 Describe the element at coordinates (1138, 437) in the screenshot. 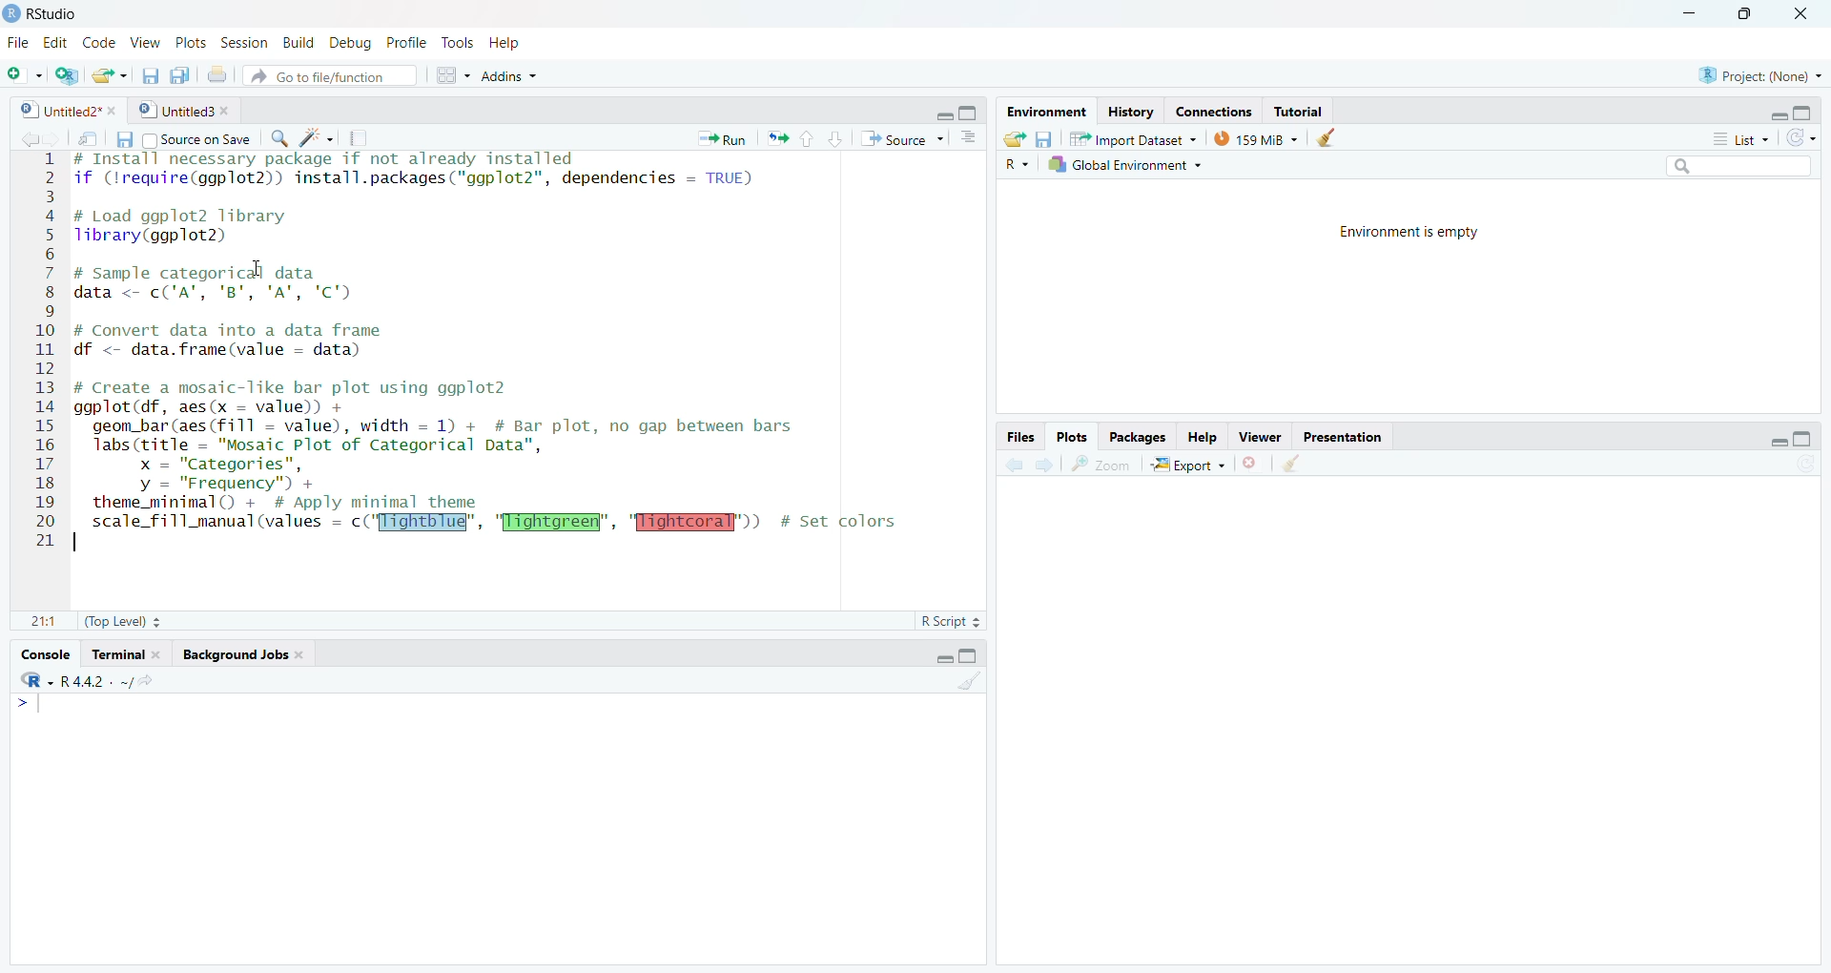

I see `Packages` at that location.